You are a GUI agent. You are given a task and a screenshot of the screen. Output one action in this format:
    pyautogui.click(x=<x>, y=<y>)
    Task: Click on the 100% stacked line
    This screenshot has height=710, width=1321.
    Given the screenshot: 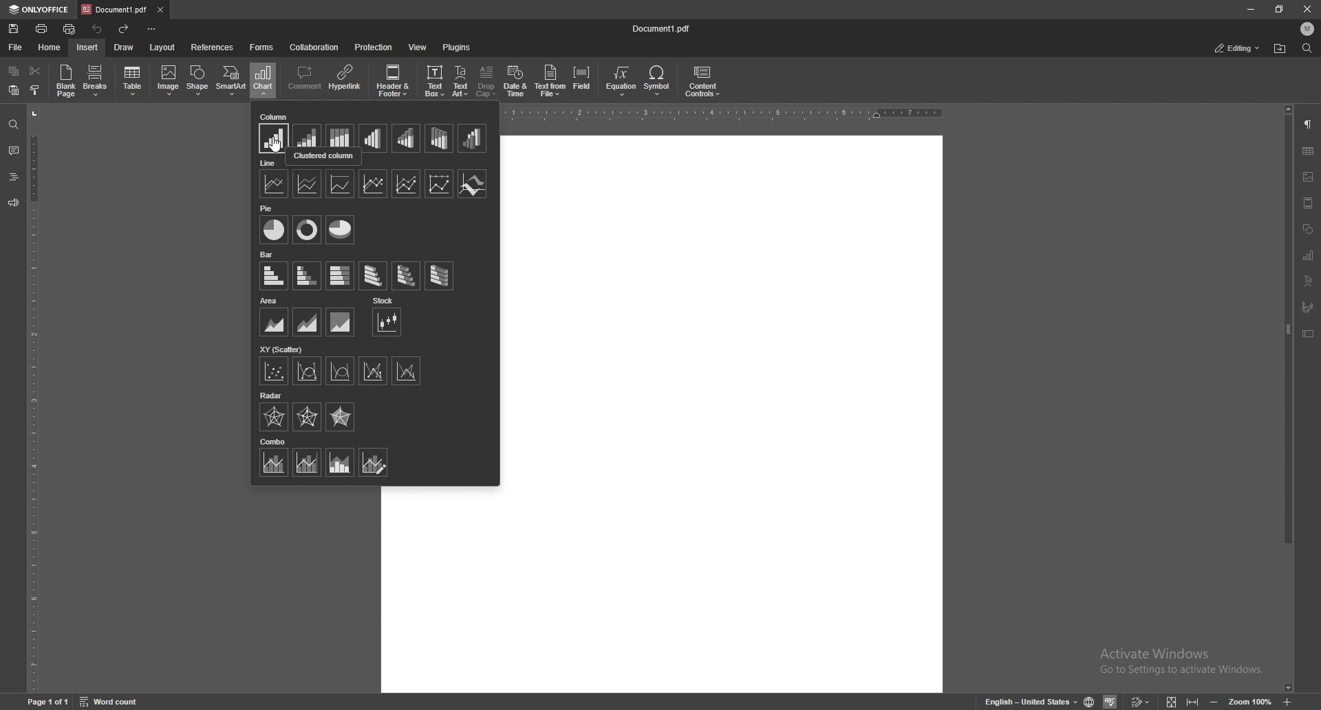 What is the action you would take?
    pyautogui.click(x=340, y=183)
    